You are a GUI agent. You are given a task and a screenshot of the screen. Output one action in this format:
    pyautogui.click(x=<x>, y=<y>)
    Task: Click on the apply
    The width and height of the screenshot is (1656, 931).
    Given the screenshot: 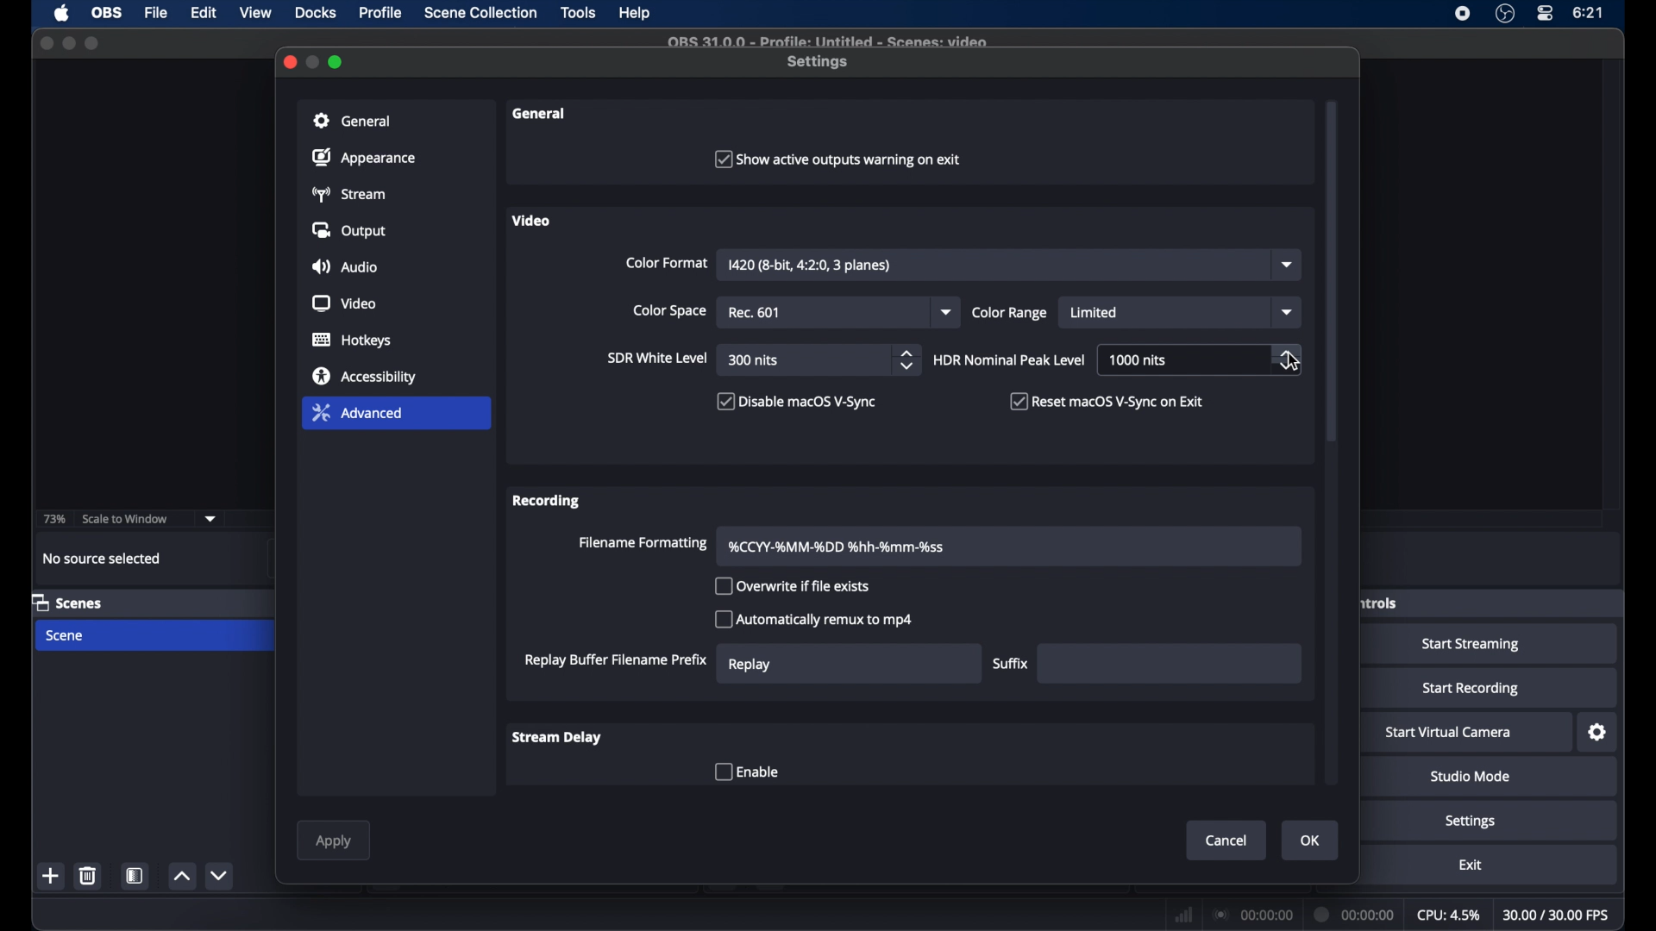 What is the action you would take?
    pyautogui.click(x=333, y=842)
    